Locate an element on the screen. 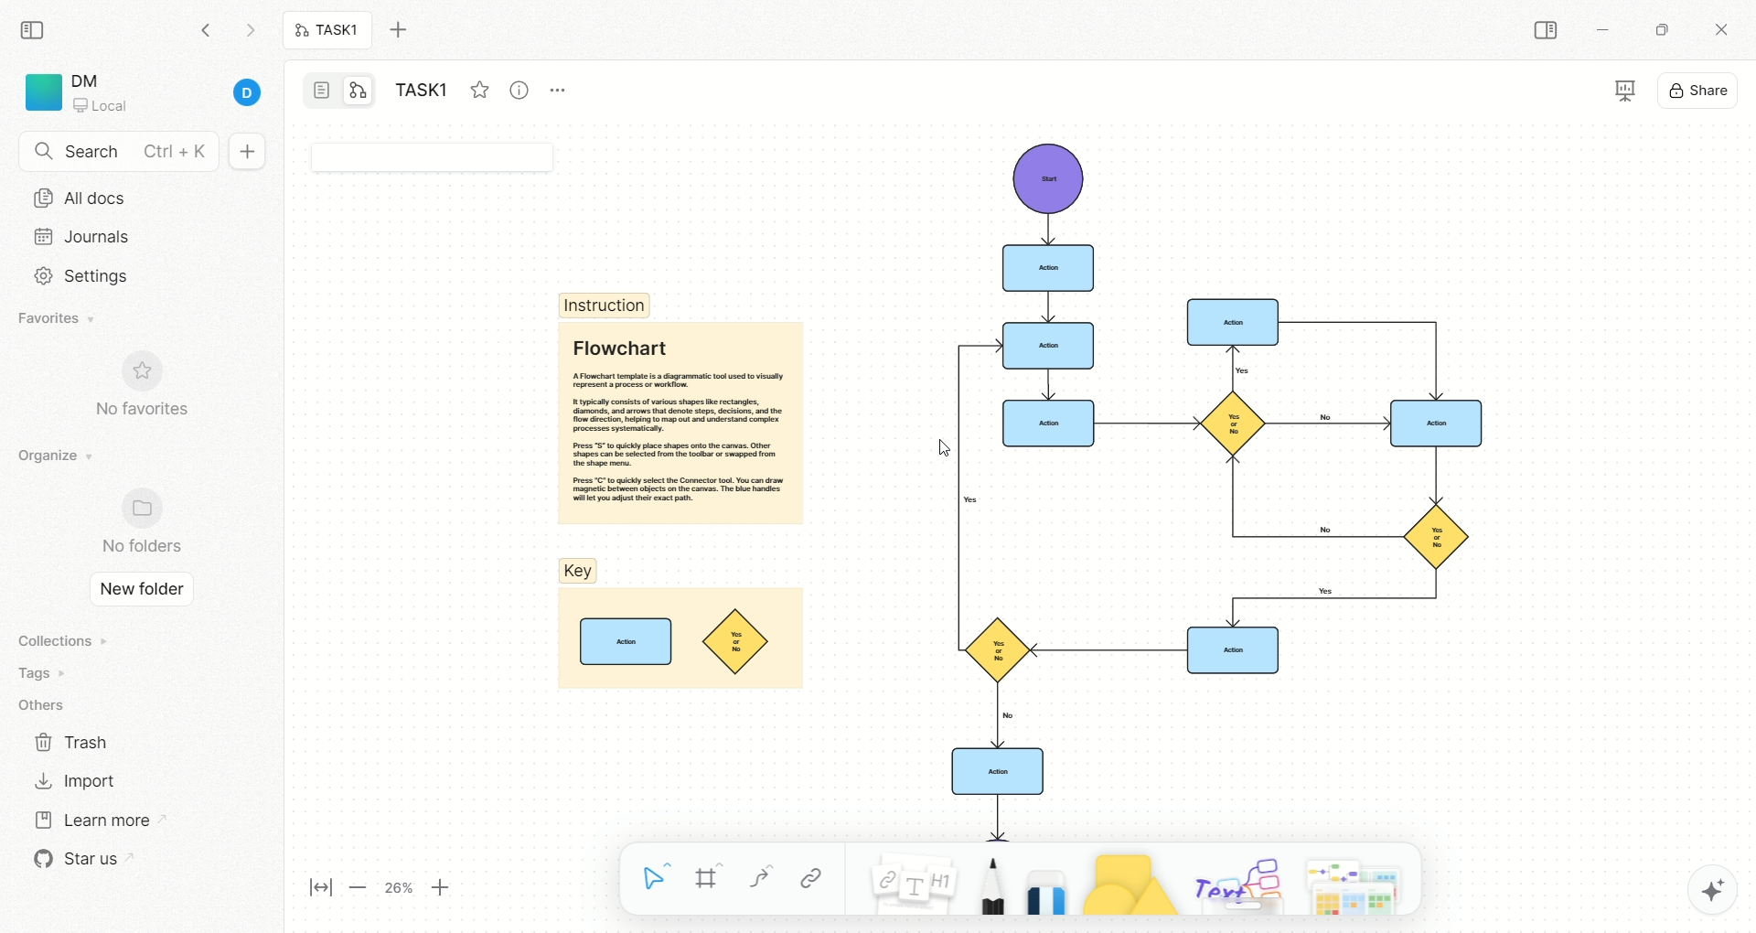 The image size is (1756, 933). search is located at coordinates (119, 153).